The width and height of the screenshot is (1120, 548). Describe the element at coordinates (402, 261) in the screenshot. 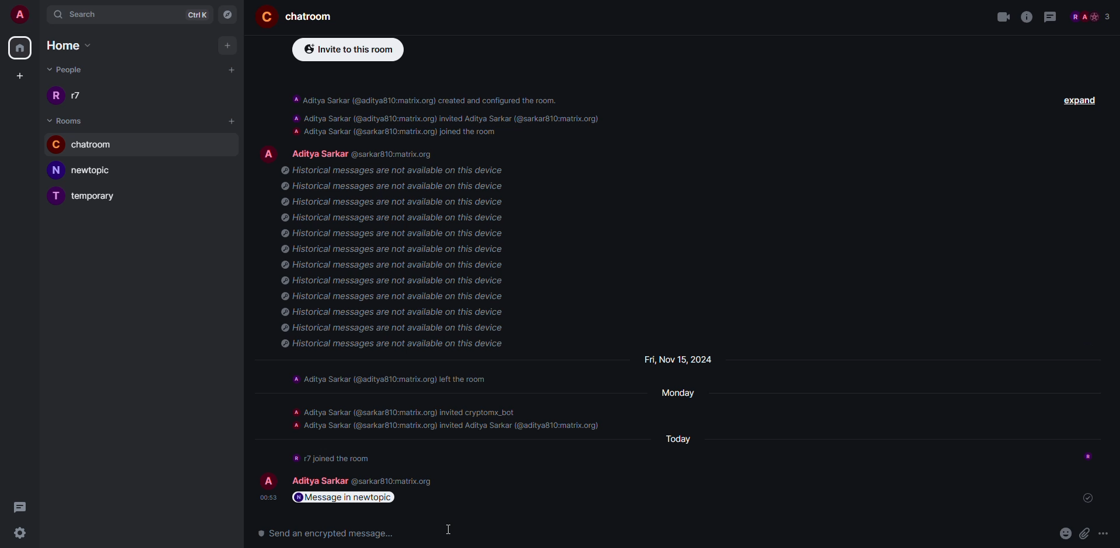

I see `© Historical messages are not available on this device
© Historical messages are not available on this device
© Historical messages are not available on this device
© Historical messages are not available on this device
© Historical messages are not available on this device
© Historical messages are not available on this device
© Historical messages are not available on this device
© Historical messages are not available on this device
© Historical messages are not available on this device
© Historical messages are not available on this device
© Historical messages are not available on this device
© Historical messages are not available on this device` at that location.